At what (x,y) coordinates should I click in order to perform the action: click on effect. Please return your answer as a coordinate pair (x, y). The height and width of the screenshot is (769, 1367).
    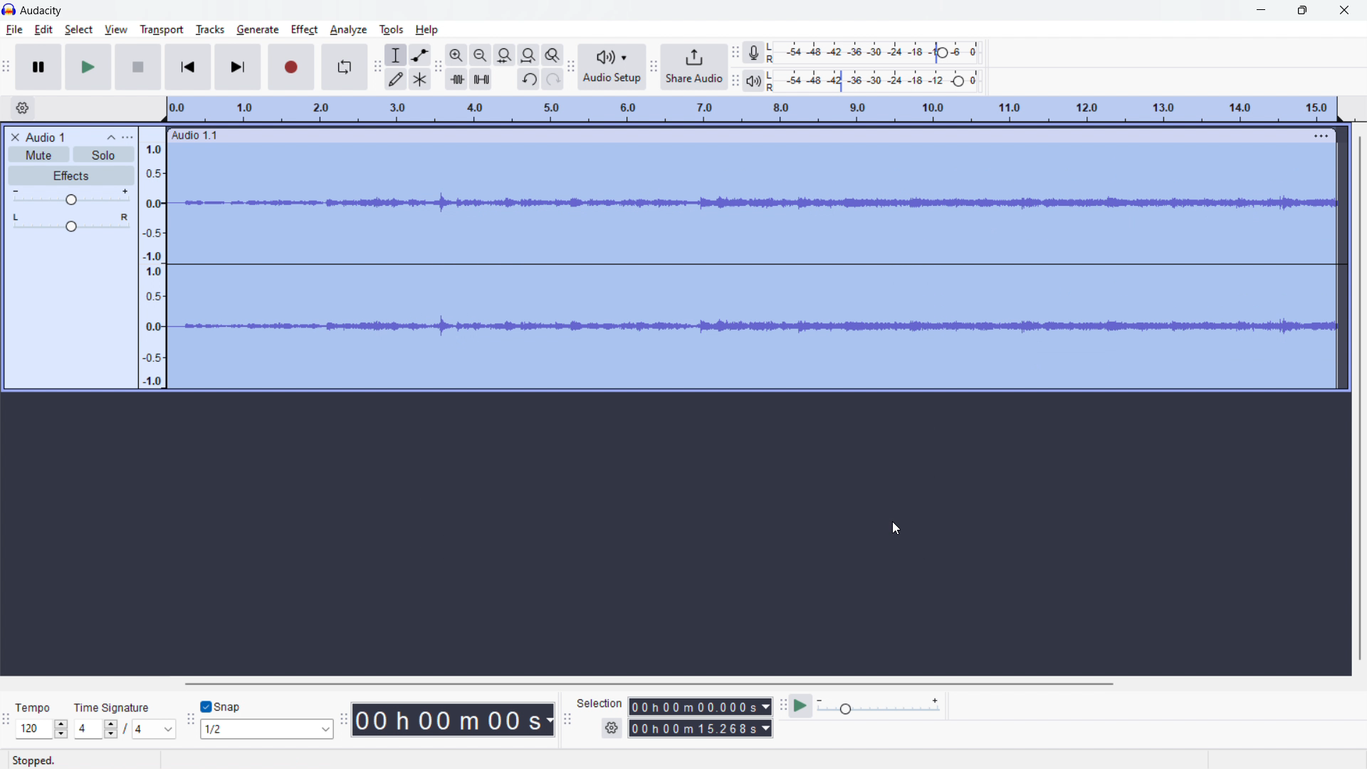
    Looking at the image, I should click on (305, 30).